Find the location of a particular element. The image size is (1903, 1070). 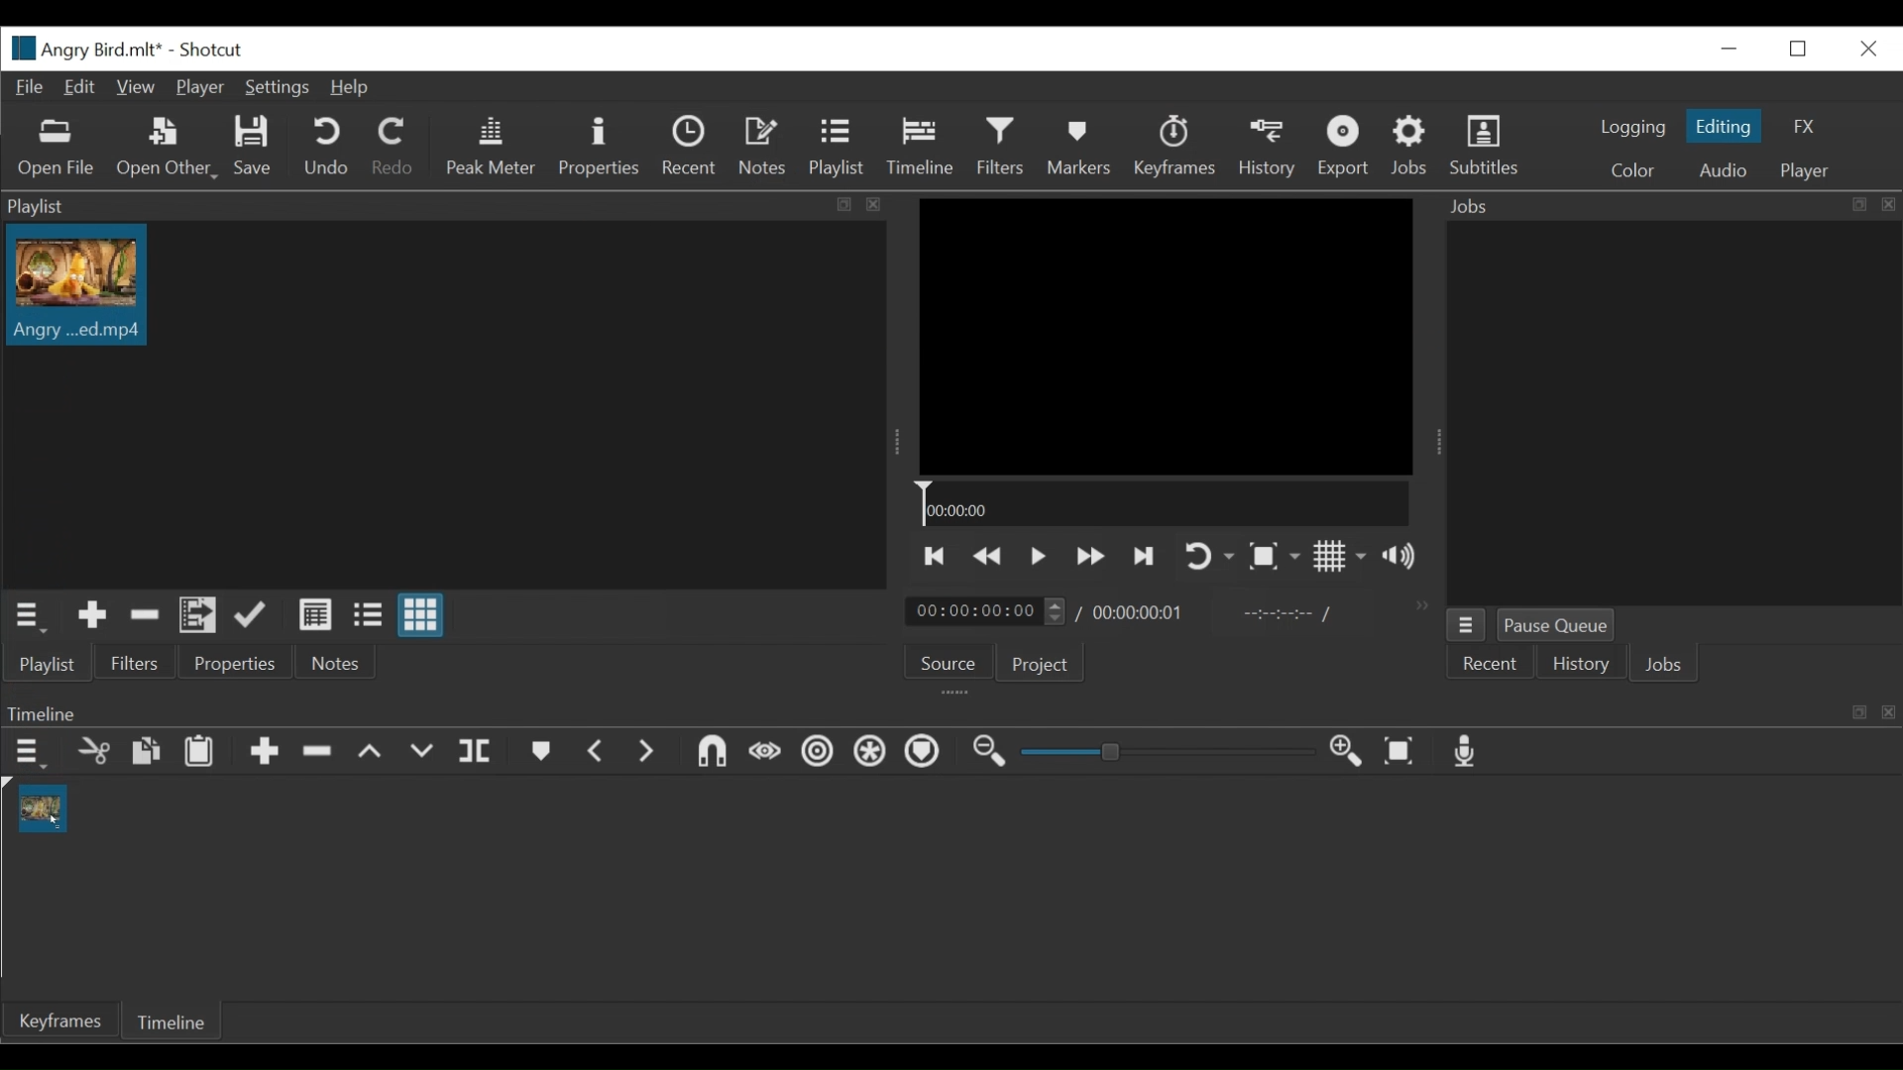

Settings is located at coordinates (276, 88).